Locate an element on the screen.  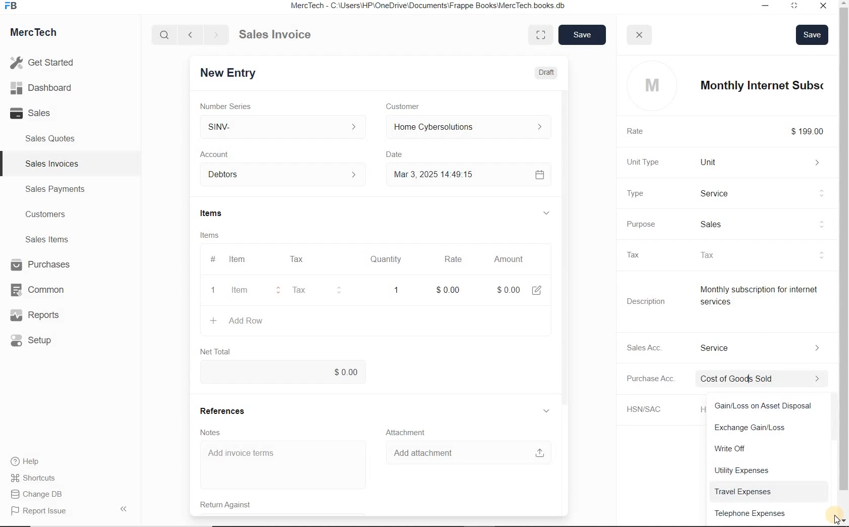
HSN/SAC is located at coordinates (655, 409).